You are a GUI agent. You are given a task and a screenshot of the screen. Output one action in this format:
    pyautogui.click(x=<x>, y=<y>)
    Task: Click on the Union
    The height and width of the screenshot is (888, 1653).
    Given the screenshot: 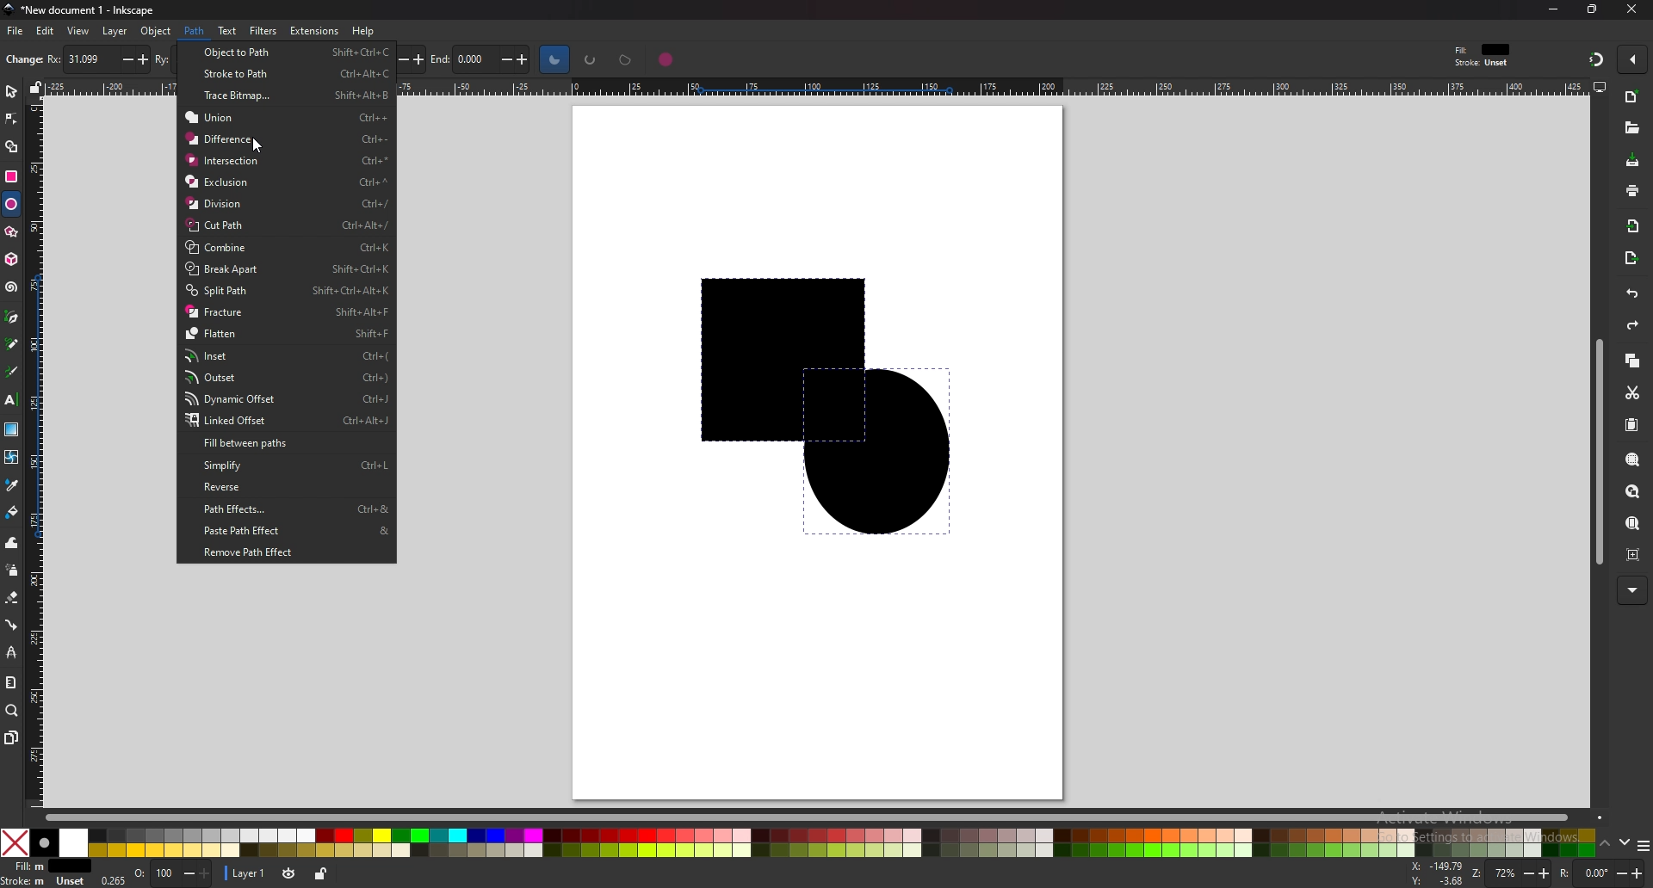 What is the action you would take?
    pyautogui.click(x=286, y=119)
    